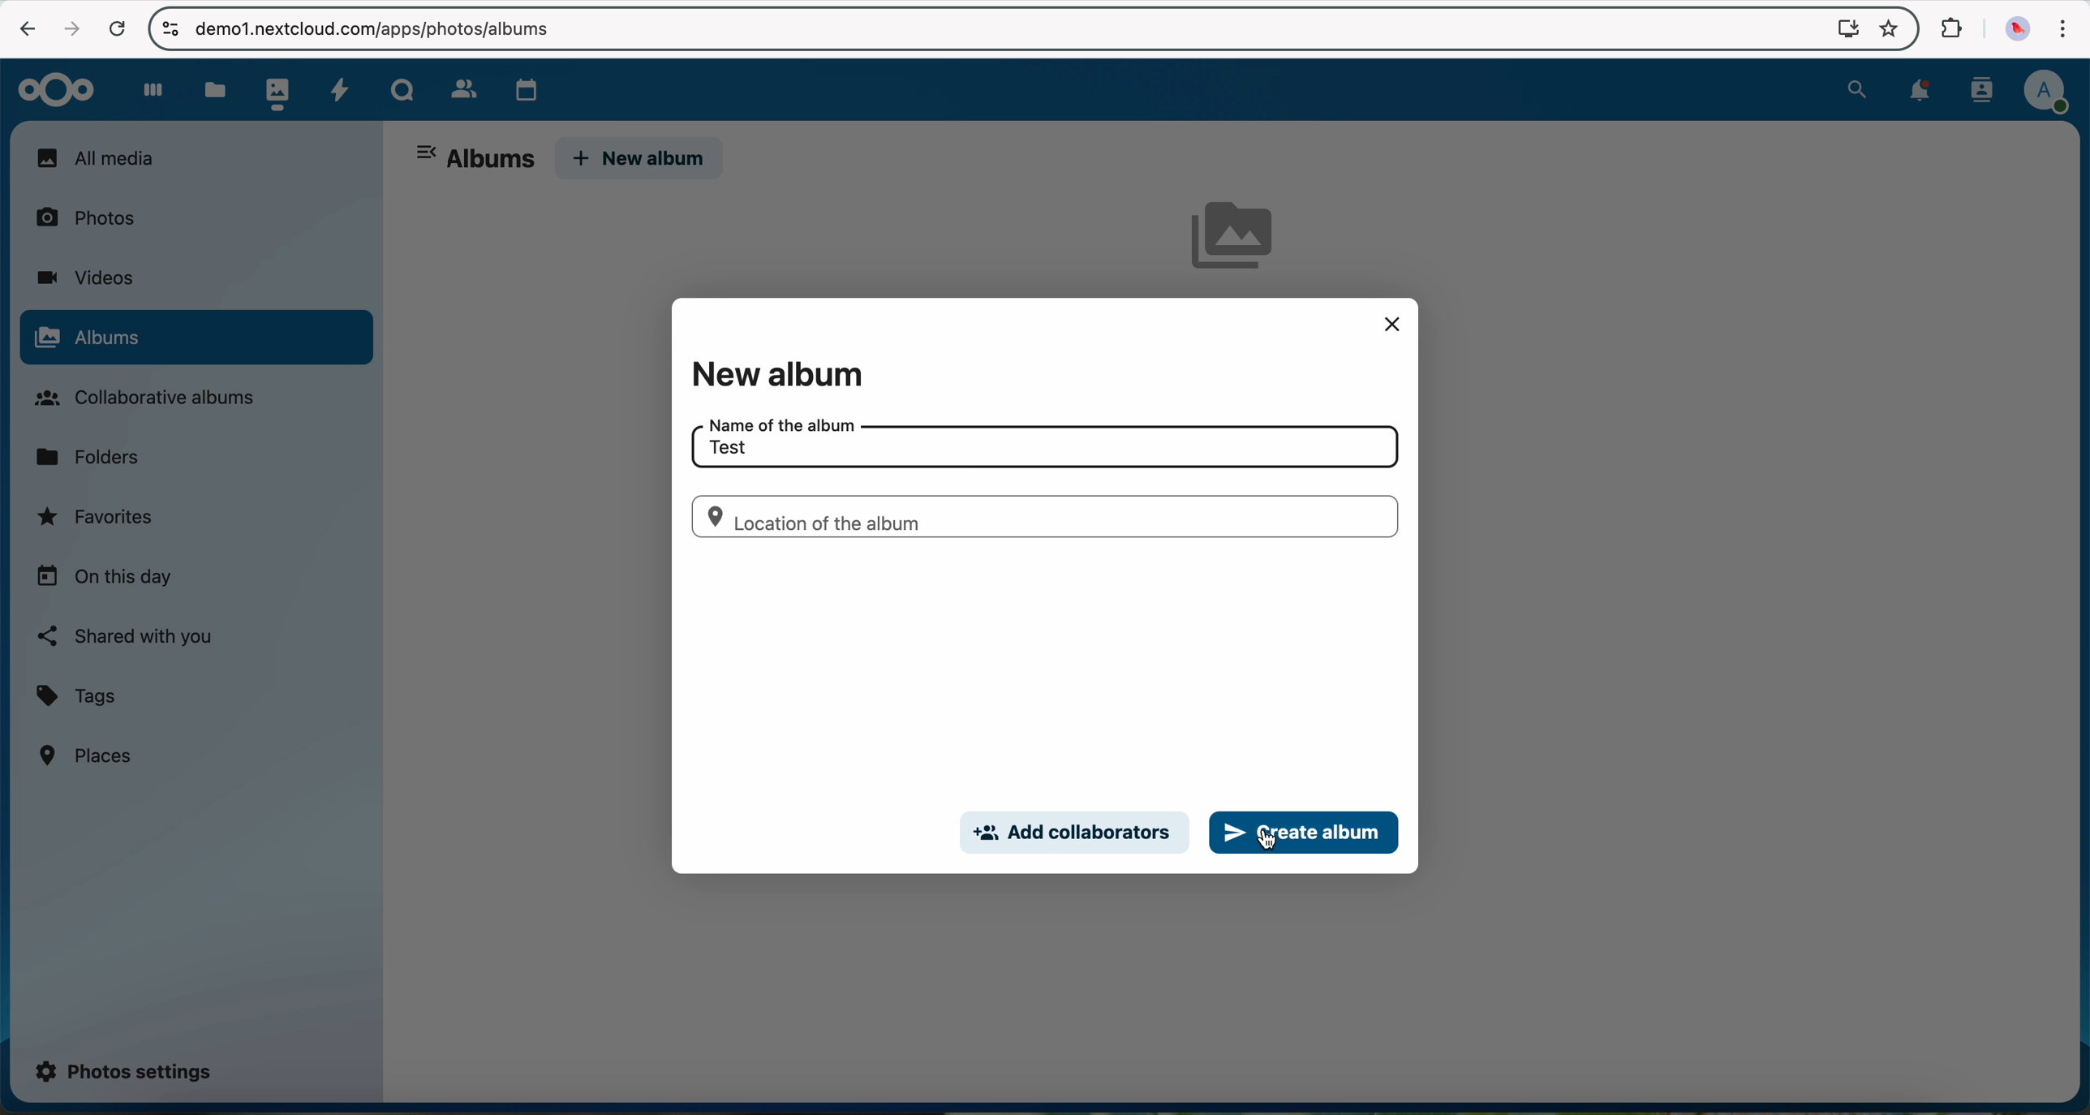  What do you see at coordinates (785, 371) in the screenshot?
I see `New album` at bounding box center [785, 371].